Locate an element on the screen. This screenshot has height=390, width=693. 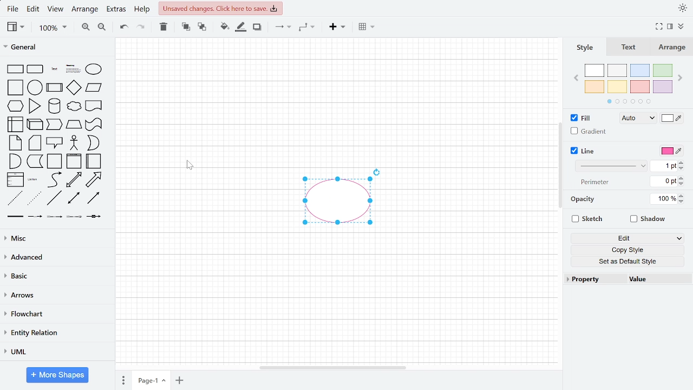
hexagon is located at coordinates (15, 106).